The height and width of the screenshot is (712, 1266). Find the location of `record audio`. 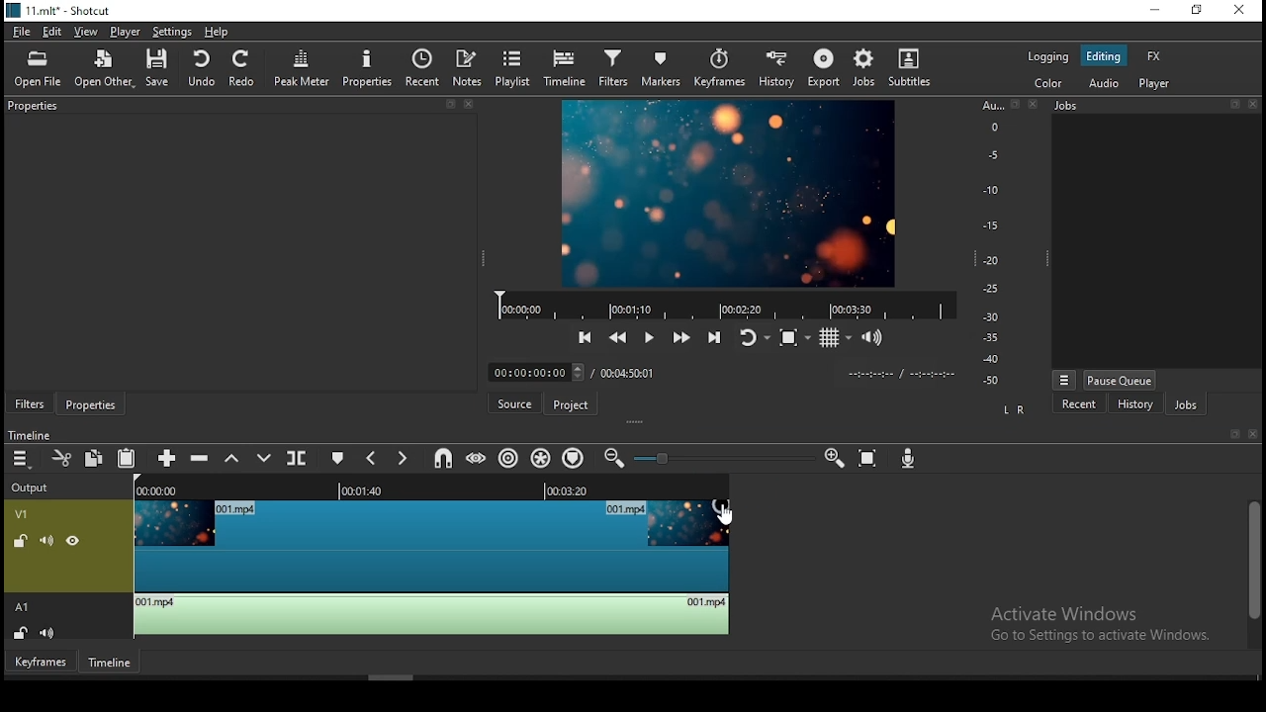

record audio is located at coordinates (909, 459).